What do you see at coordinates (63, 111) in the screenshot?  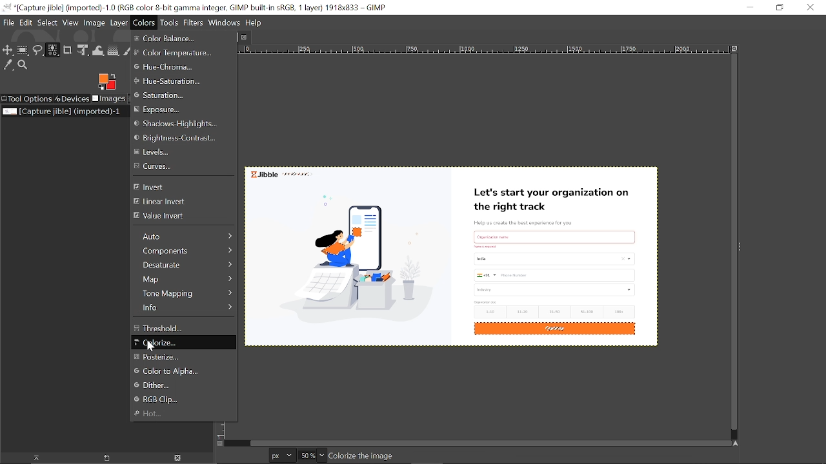 I see `Current image file` at bounding box center [63, 111].